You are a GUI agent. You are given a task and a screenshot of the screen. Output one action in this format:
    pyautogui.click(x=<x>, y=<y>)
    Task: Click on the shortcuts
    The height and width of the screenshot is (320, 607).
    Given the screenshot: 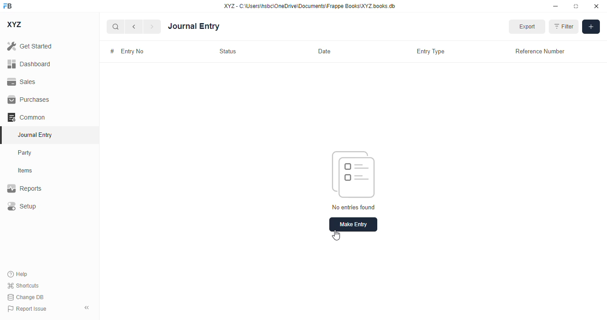 What is the action you would take?
    pyautogui.click(x=23, y=285)
    